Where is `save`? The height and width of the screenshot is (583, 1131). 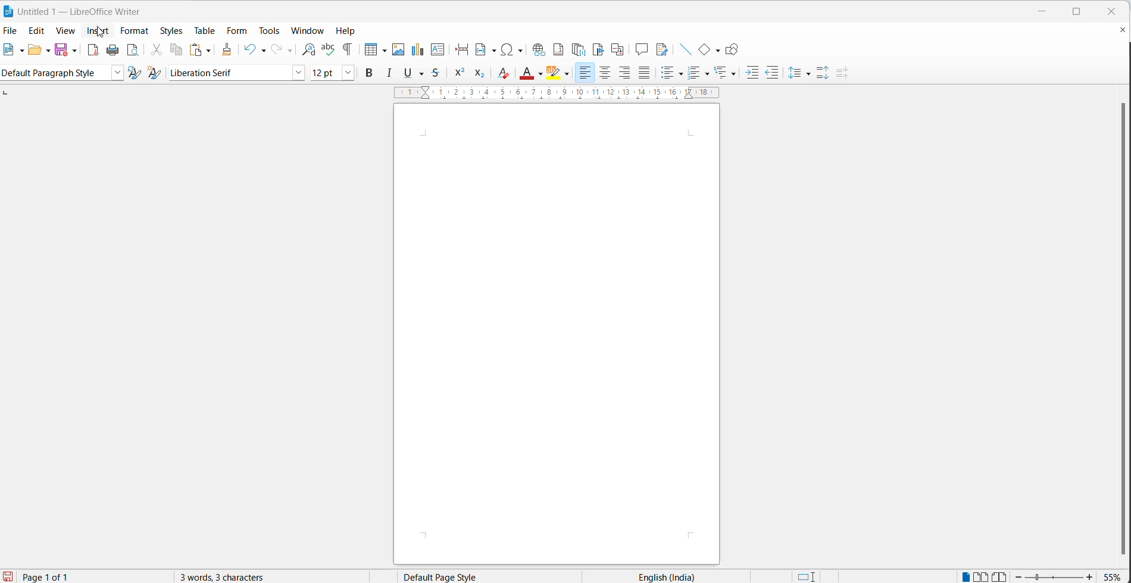 save is located at coordinates (7, 577).